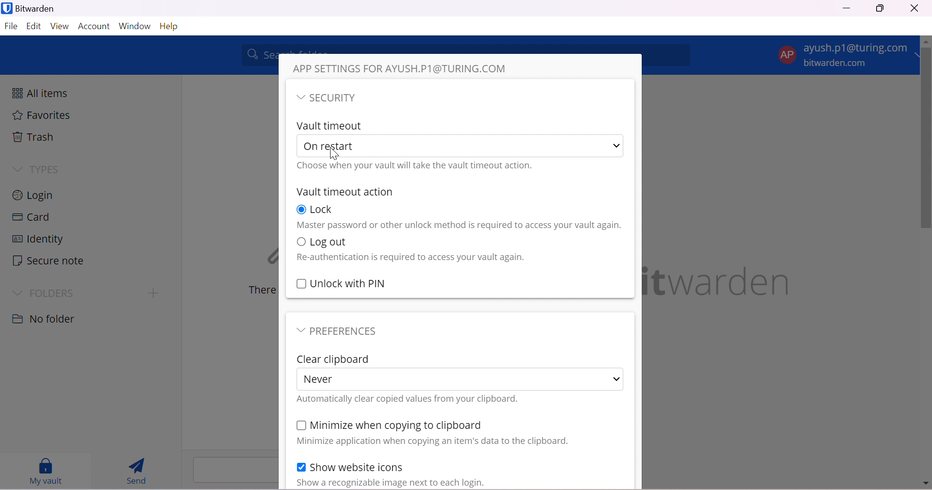 The width and height of the screenshot is (932, 490). I want to click on Drop Down, so click(19, 294).